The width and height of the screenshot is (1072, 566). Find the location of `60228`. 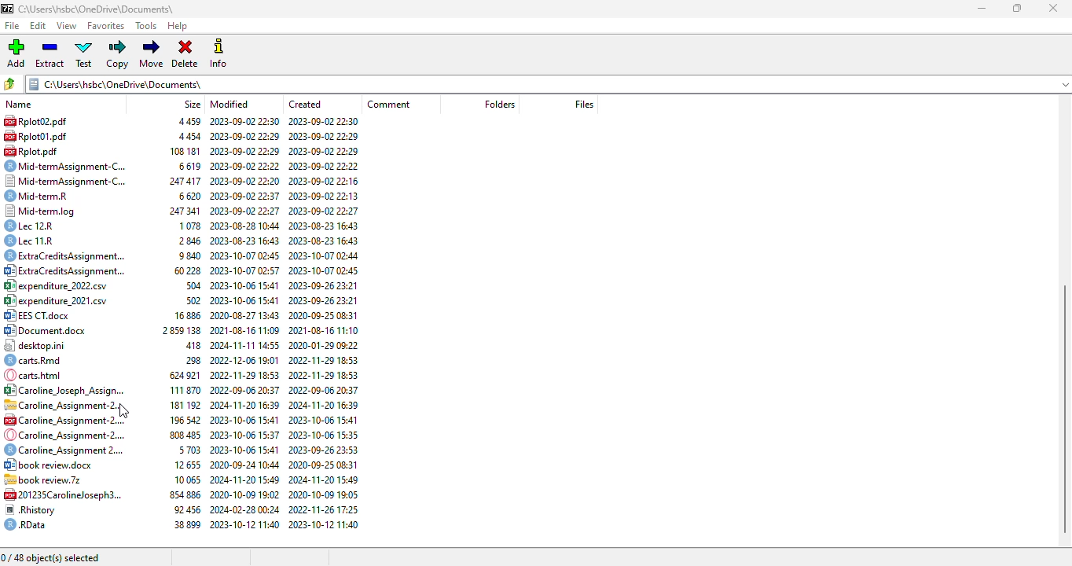

60228 is located at coordinates (185, 271).